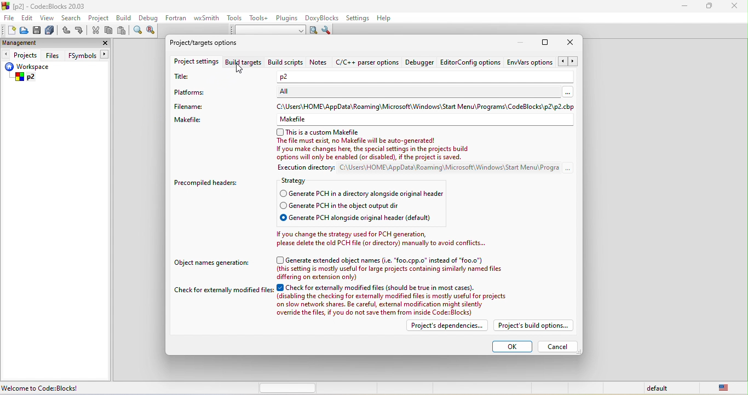 The width and height of the screenshot is (748, 395). What do you see at coordinates (511, 347) in the screenshot?
I see `ok` at bounding box center [511, 347].